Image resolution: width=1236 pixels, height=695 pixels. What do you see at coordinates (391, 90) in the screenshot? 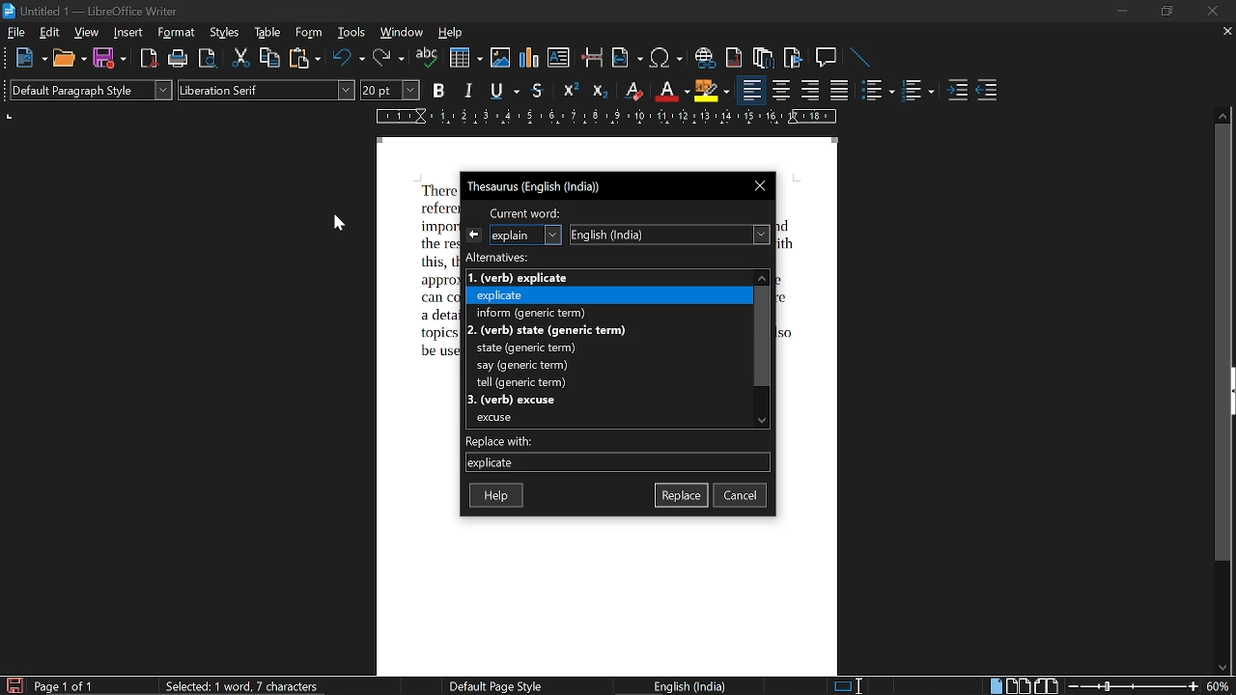
I see `font size` at bounding box center [391, 90].